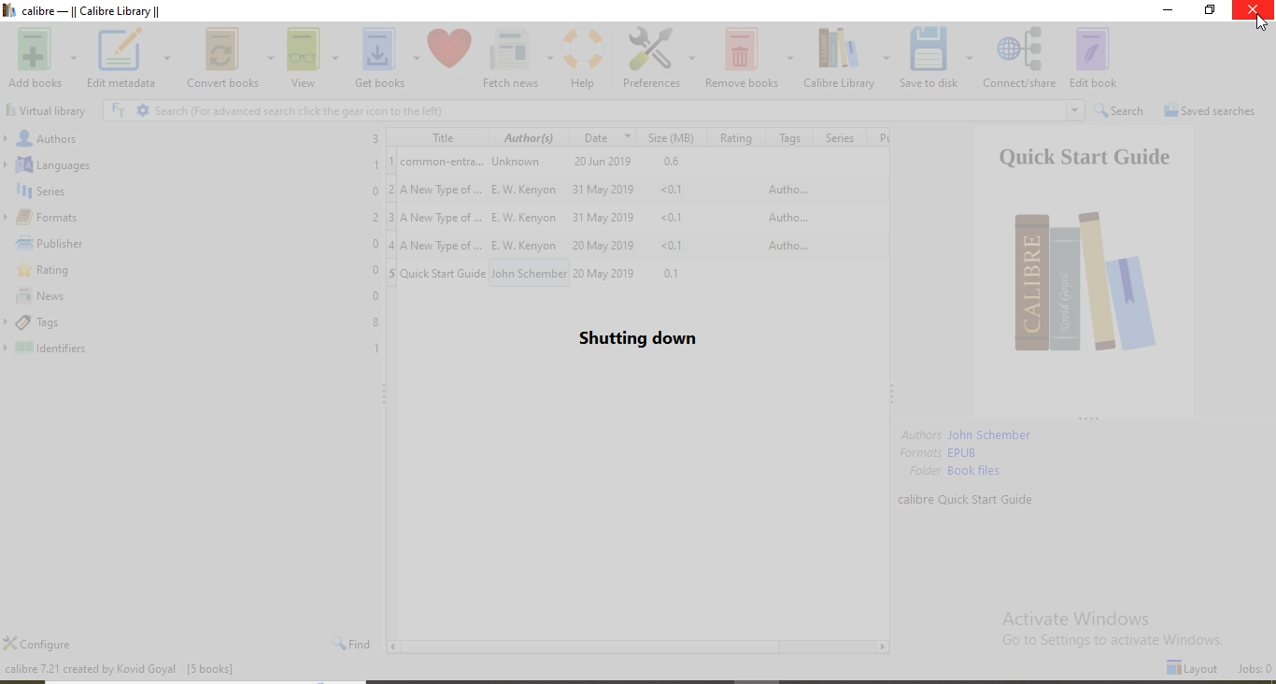 The image size is (1276, 684). I want to click on Help, so click(586, 59).